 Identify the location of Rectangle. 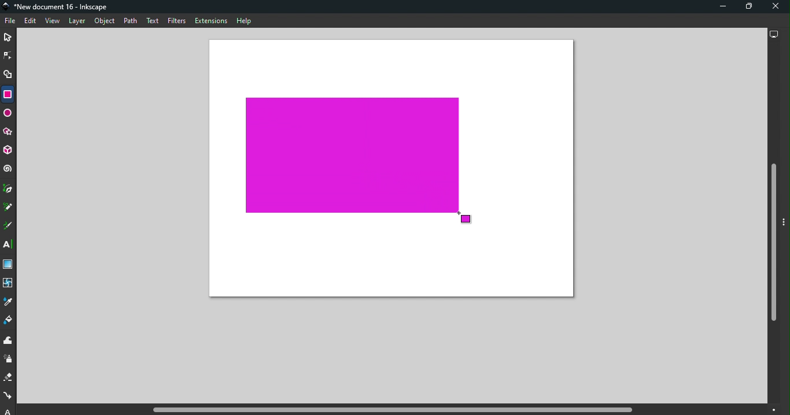
(352, 156).